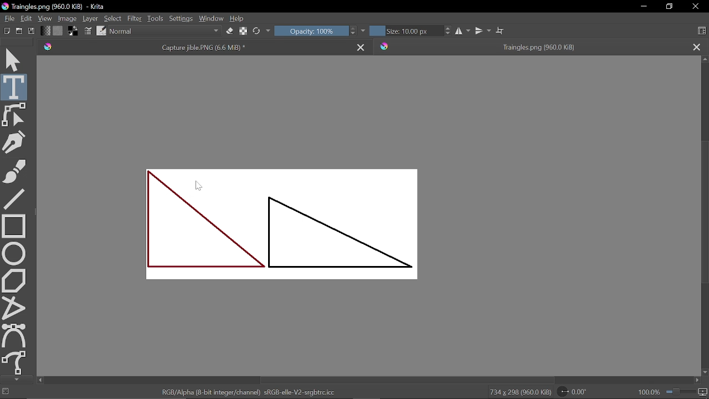 The width and height of the screenshot is (709, 399). I want to click on Close other tab, so click(696, 47).